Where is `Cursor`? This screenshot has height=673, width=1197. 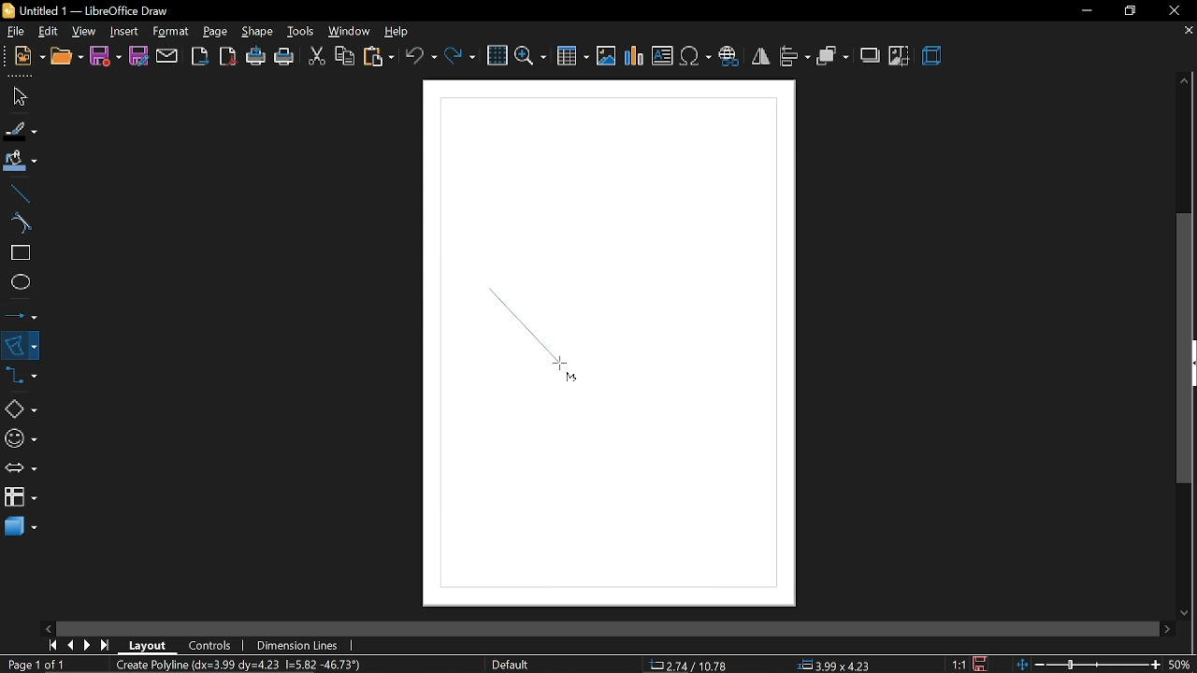
Cursor is located at coordinates (561, 369).